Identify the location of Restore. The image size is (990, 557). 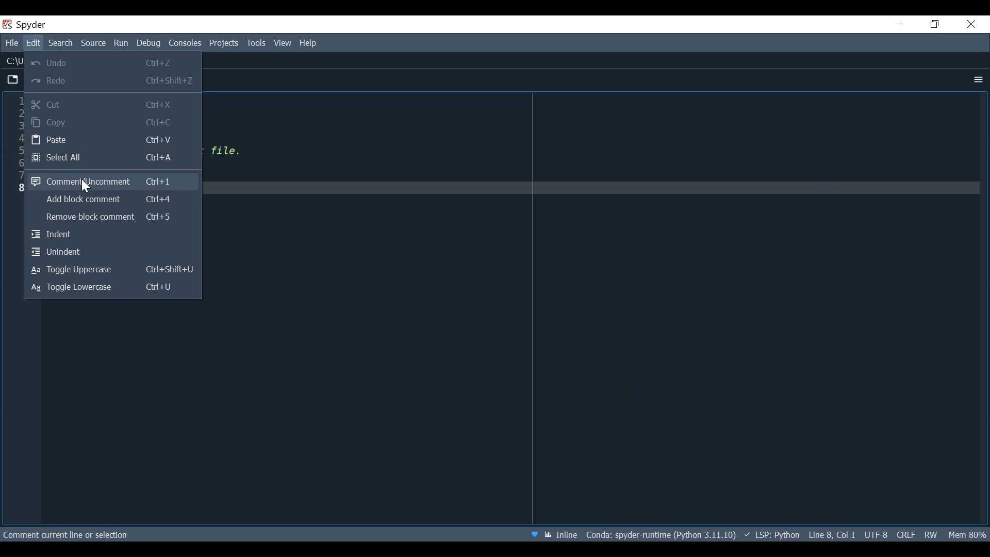
(934, 24).